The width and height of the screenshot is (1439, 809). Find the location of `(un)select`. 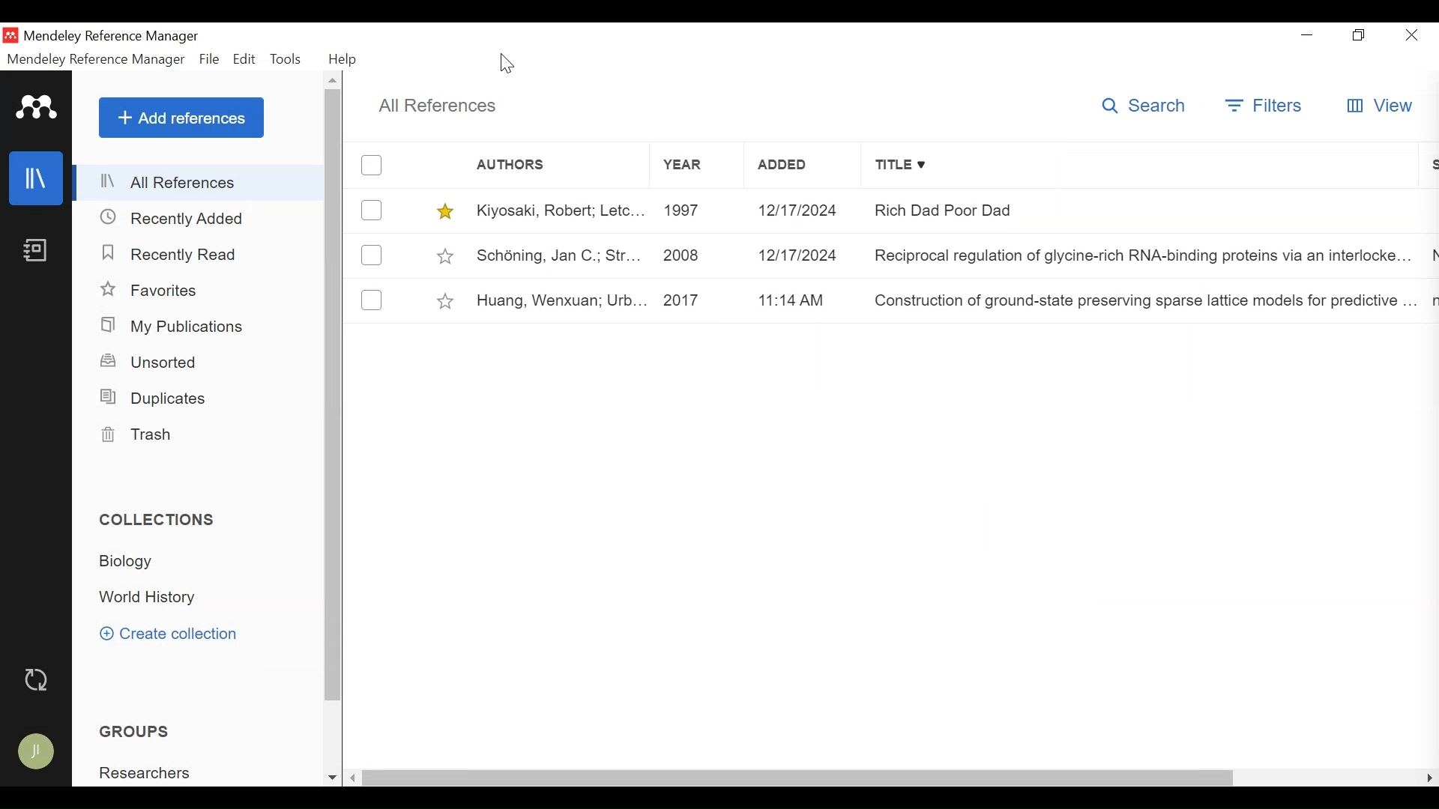

(un)select is located at coordinates (372, 165).